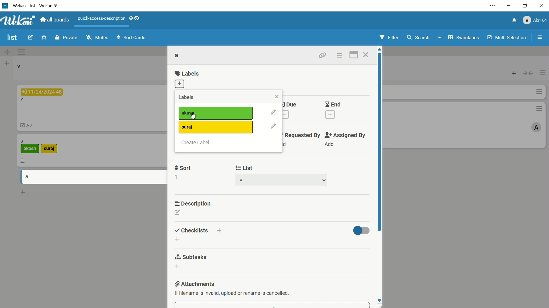  What do you see at coordinates (44, 37) in the screenshot?
I see `star` at bounding box center [44, 37].